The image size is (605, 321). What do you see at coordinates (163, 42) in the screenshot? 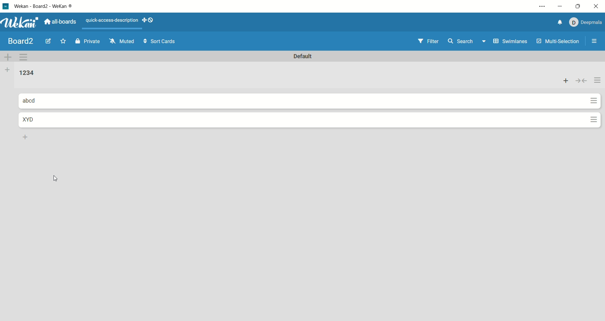
I see `sort cards` at bounding box center [163, 42].